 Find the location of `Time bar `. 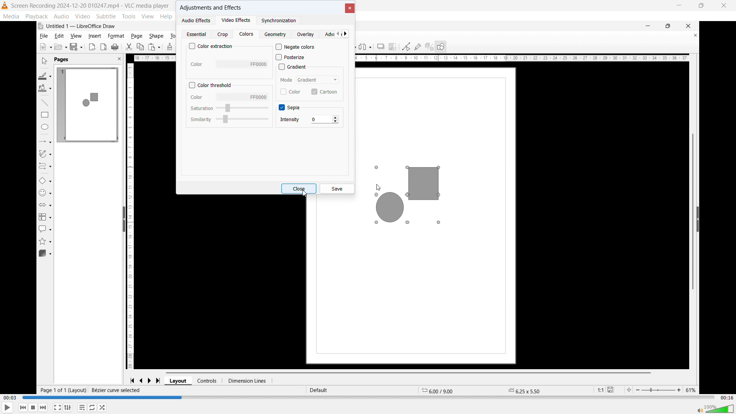

Time bar  is located at coordinates (368, 397).